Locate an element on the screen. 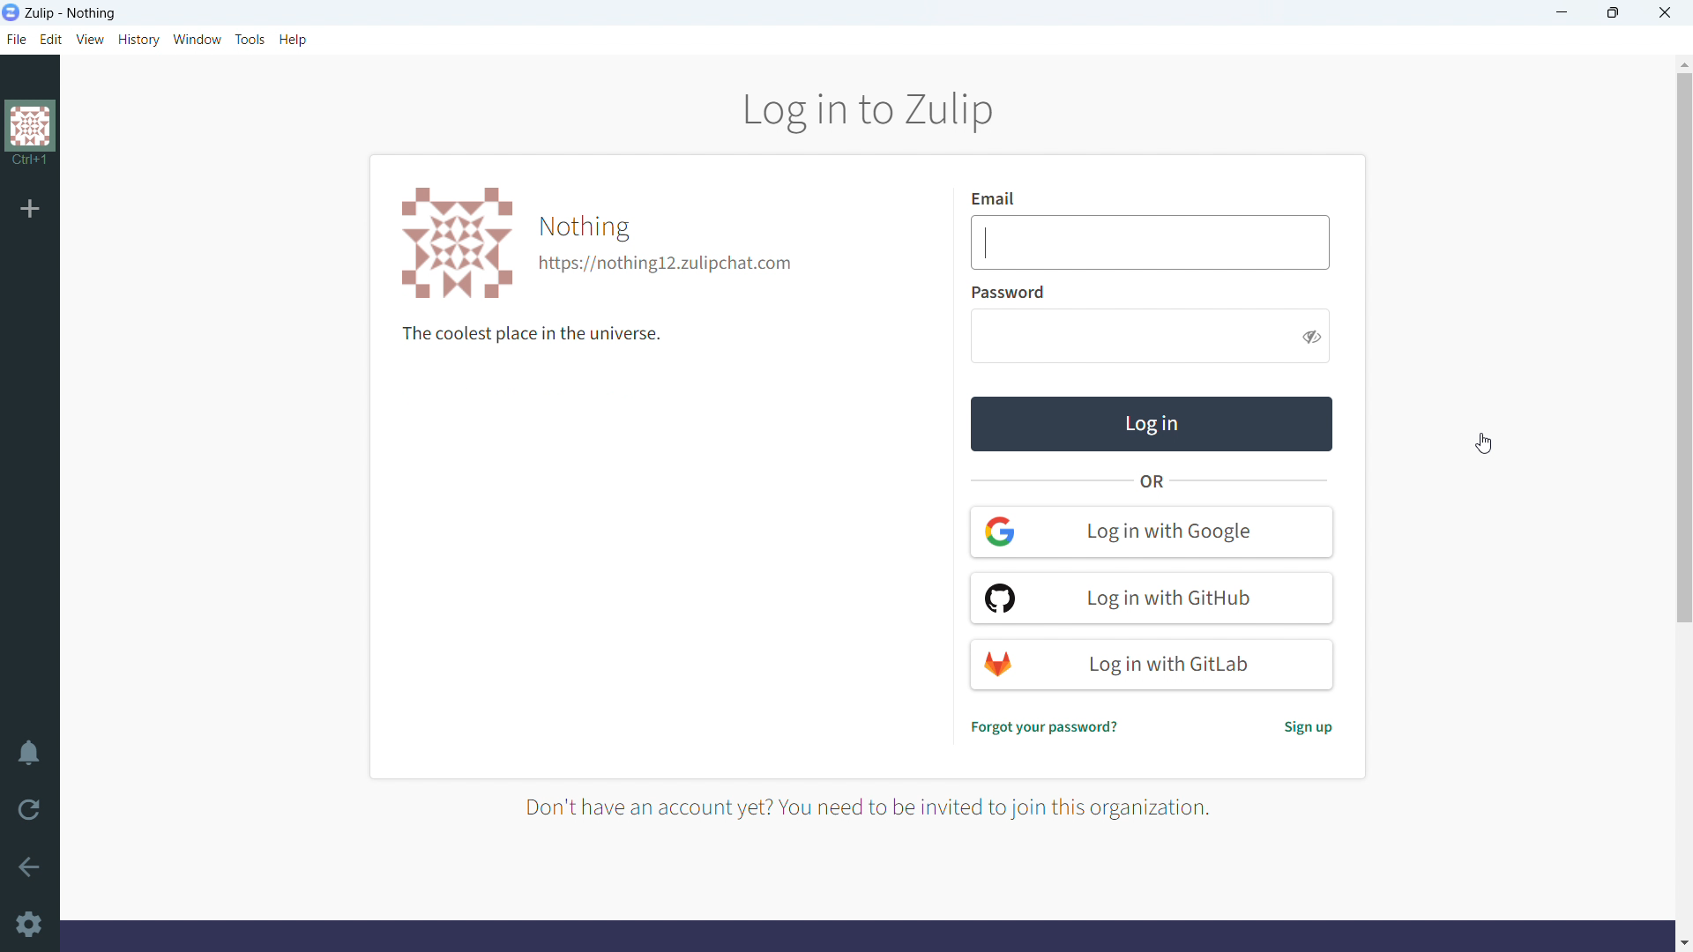  organizaTION NAME is located at coordinates (584, 225).